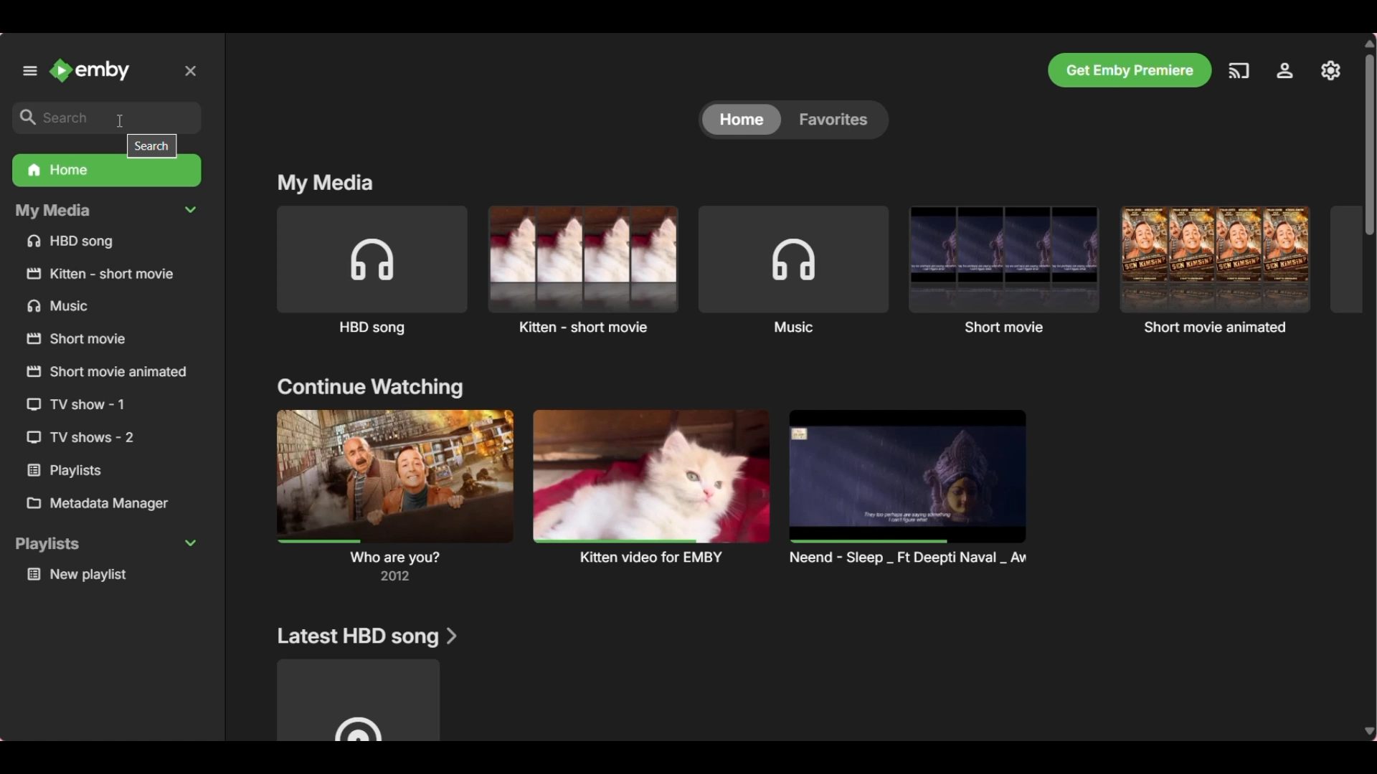 This screenshot has width=1377, height=774. I want to click on Section title, so click(325, 184).